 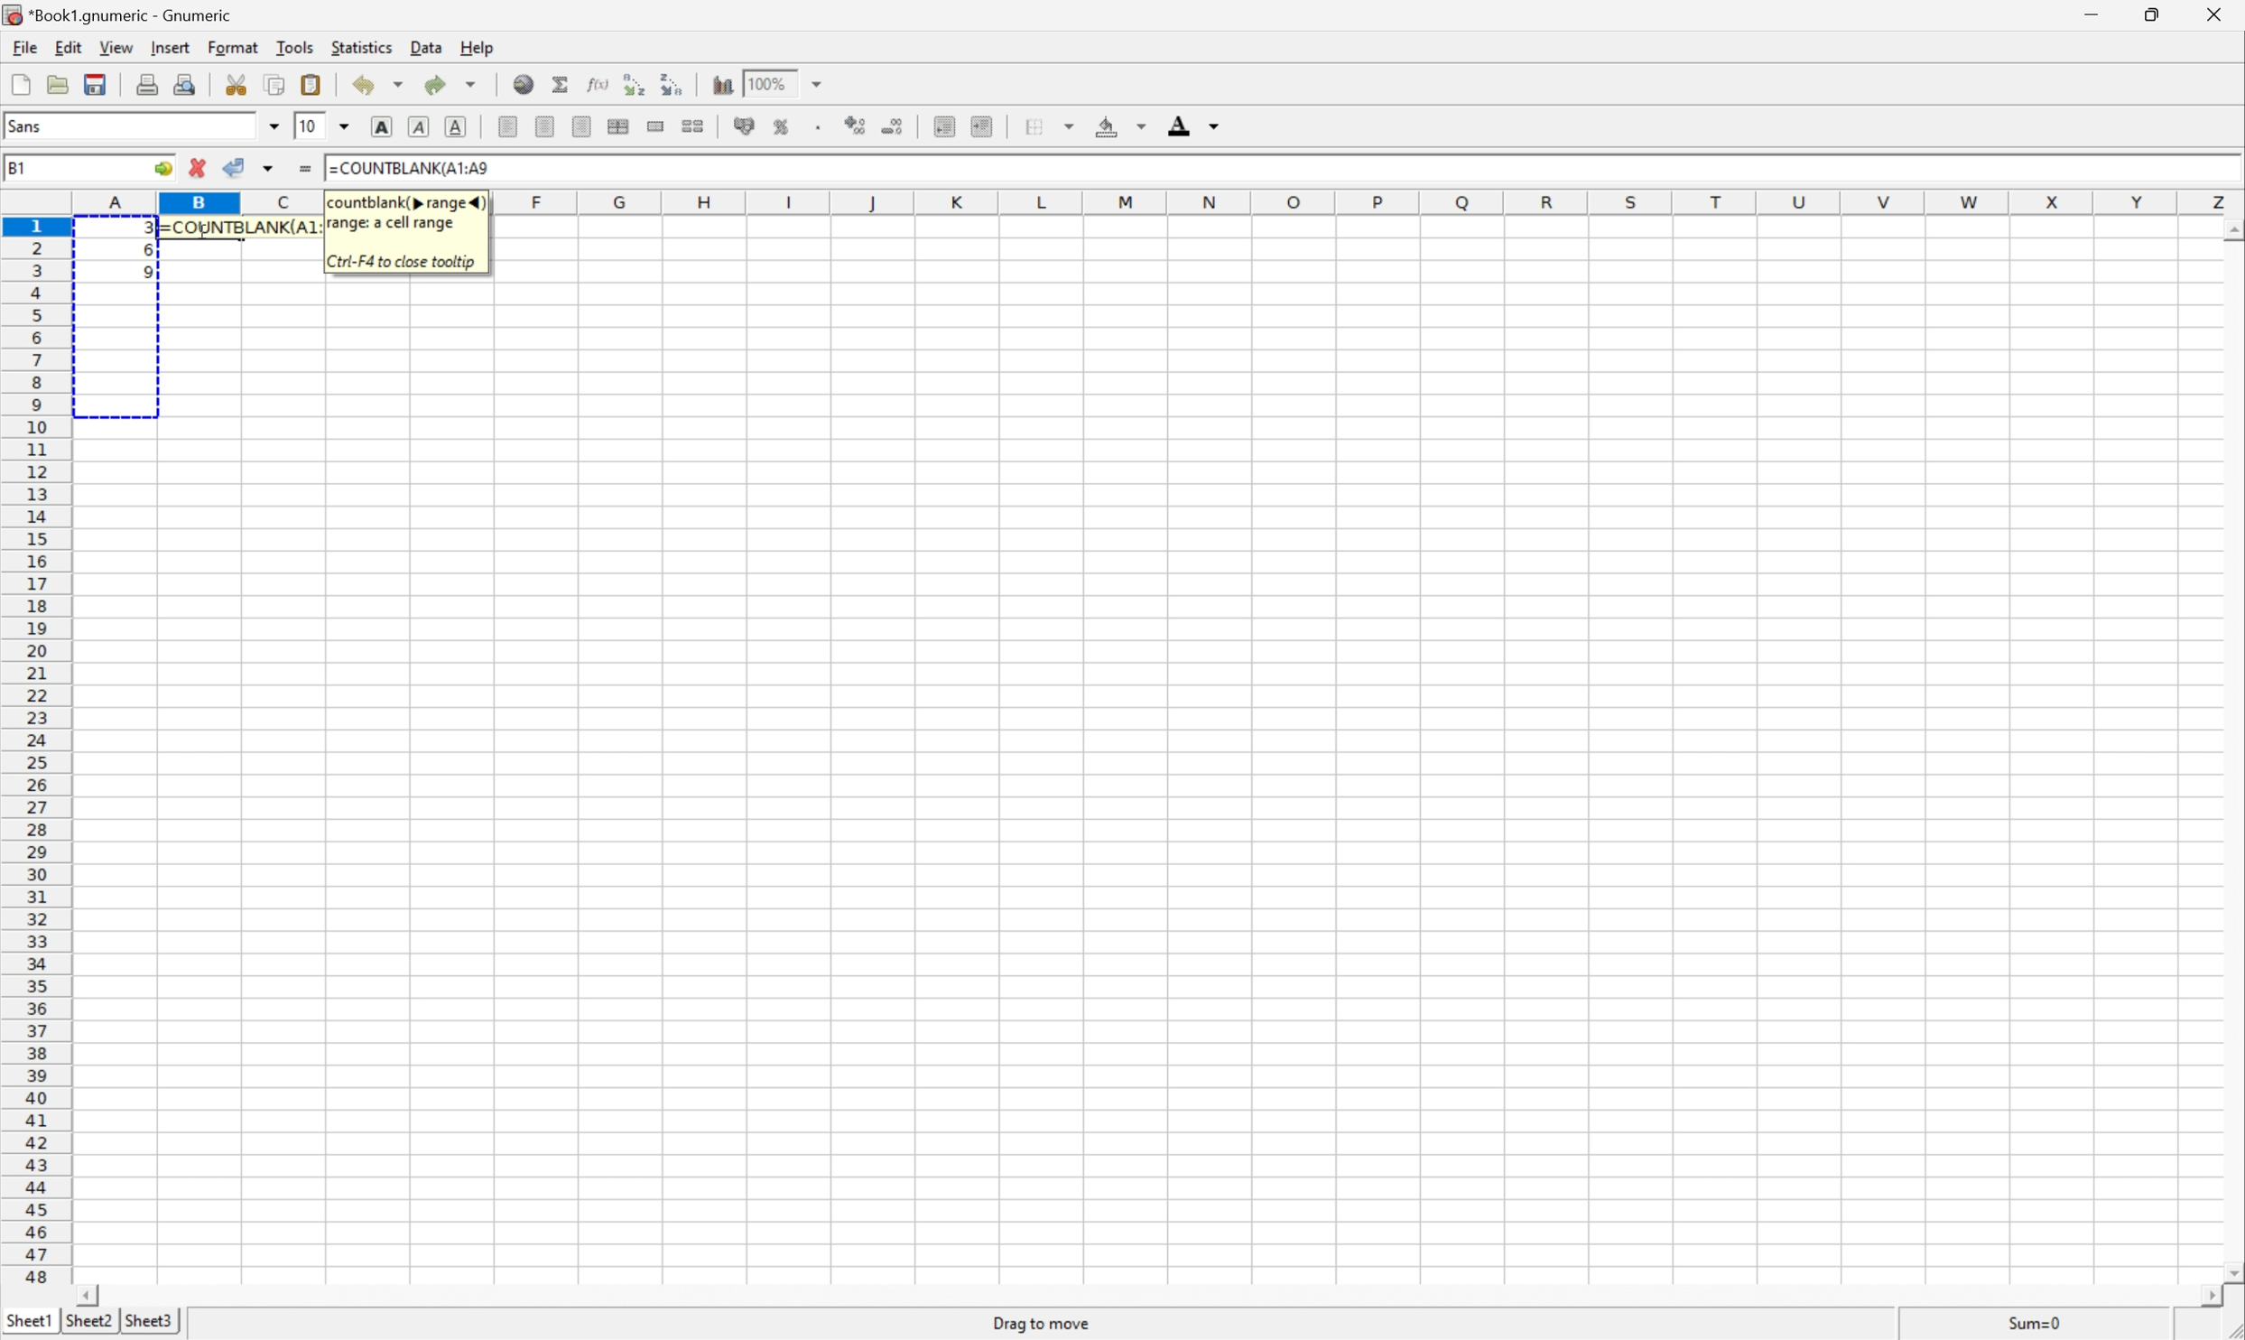 What do you see at coordinates (149, 1321) in the screenshot?
I see `Sheet3` at bounding box center [149, 1321].